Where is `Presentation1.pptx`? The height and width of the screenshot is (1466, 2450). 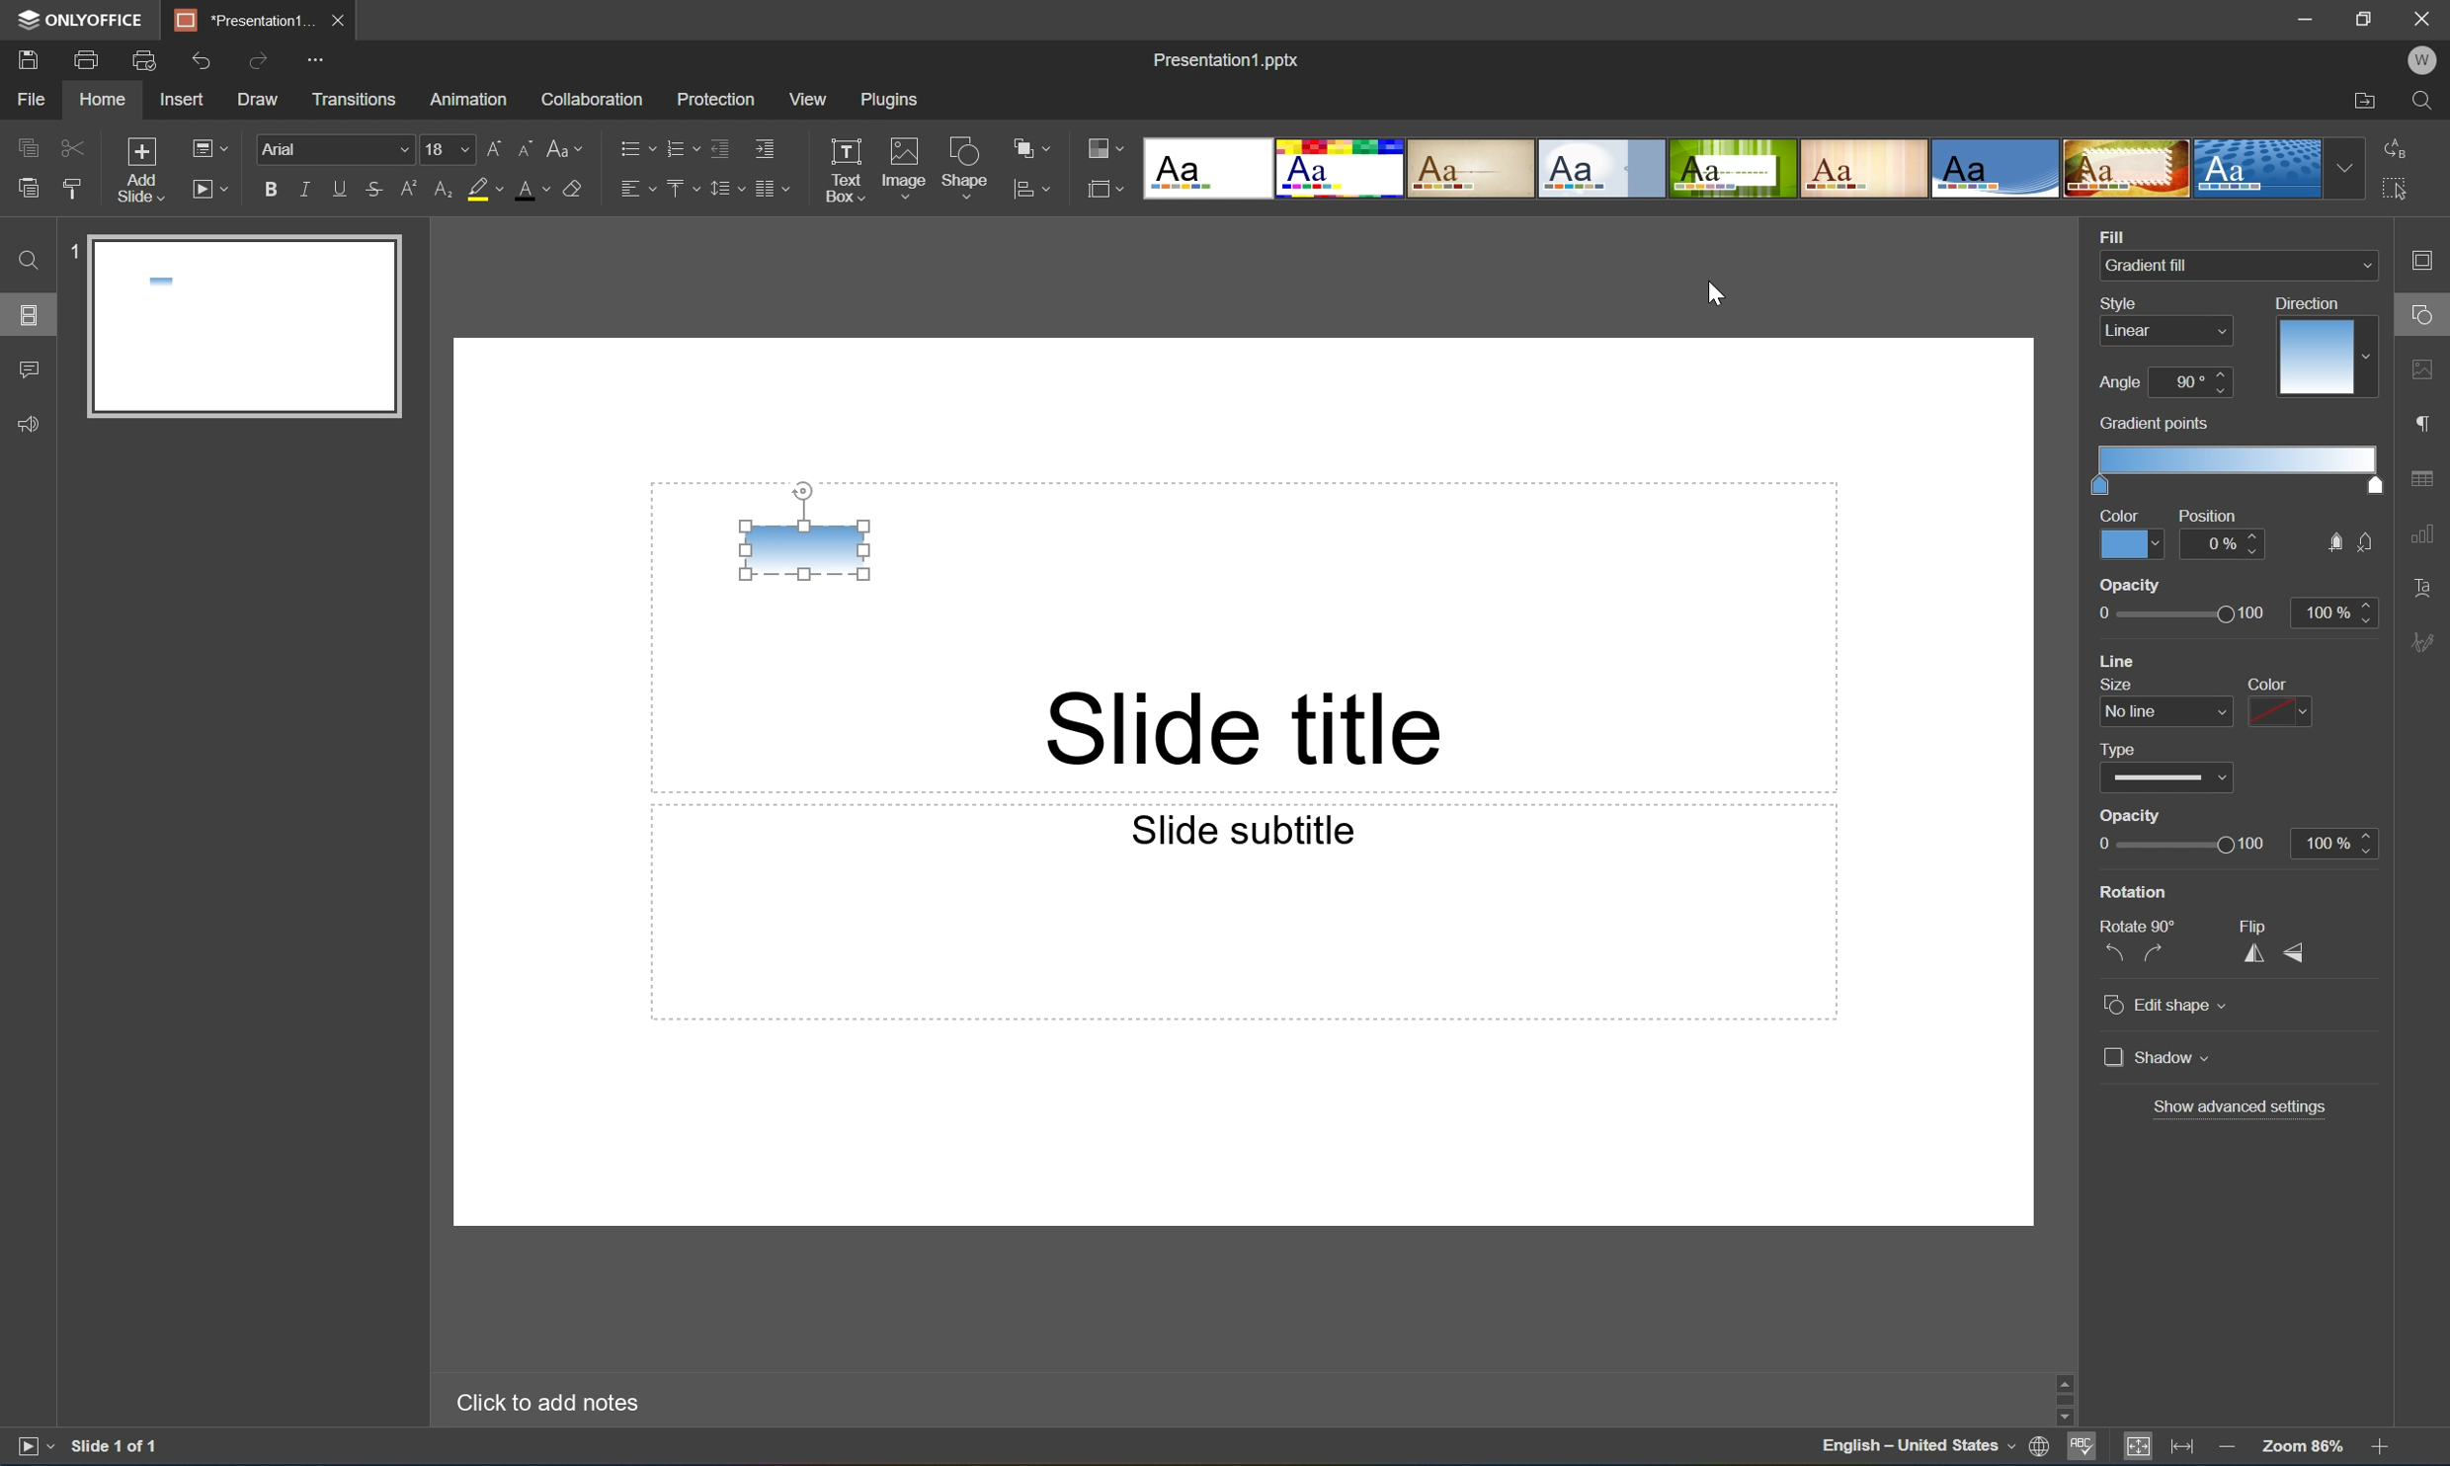 Presentation1.pptx is located at coordinates (1224, 56).